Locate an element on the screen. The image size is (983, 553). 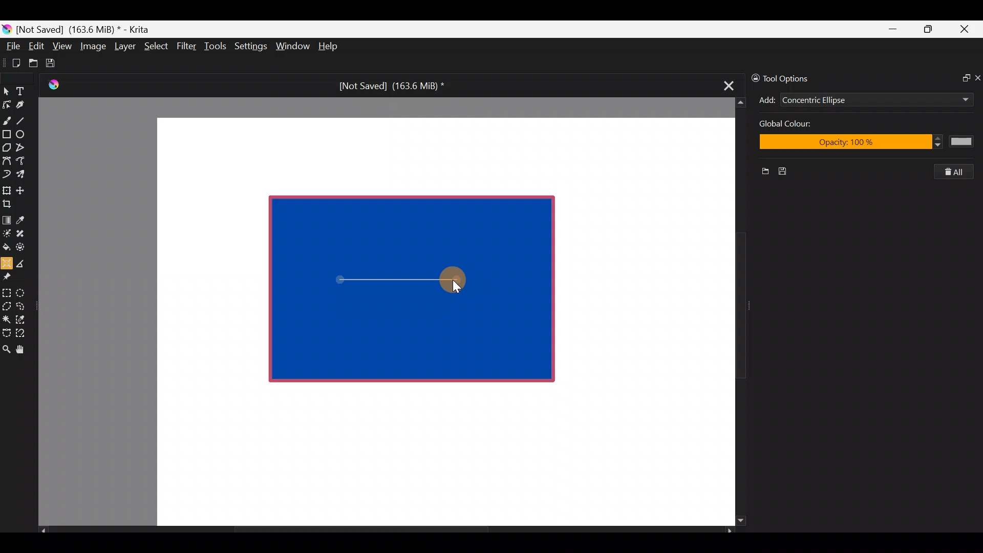
Fill a contiguous area of colour with colour/fill a selection is located at coordinates (6, 245).